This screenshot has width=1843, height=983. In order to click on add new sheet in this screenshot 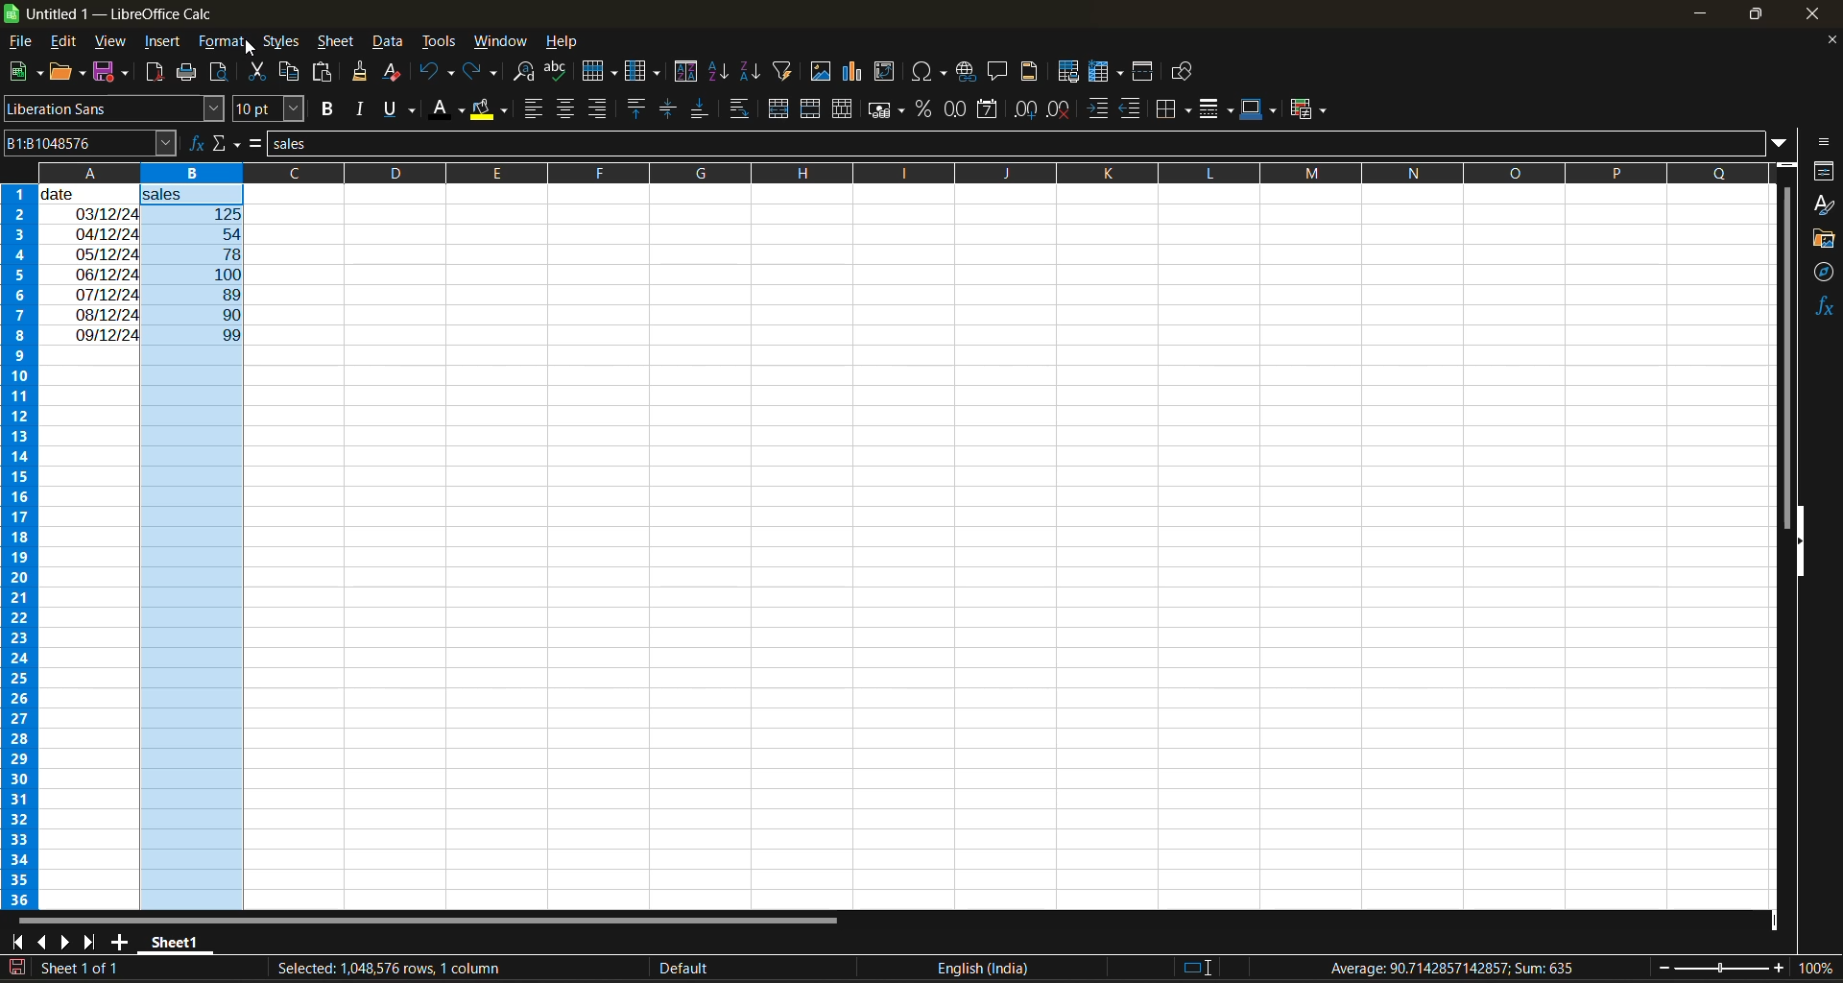, I will do `click(121, 941)`.